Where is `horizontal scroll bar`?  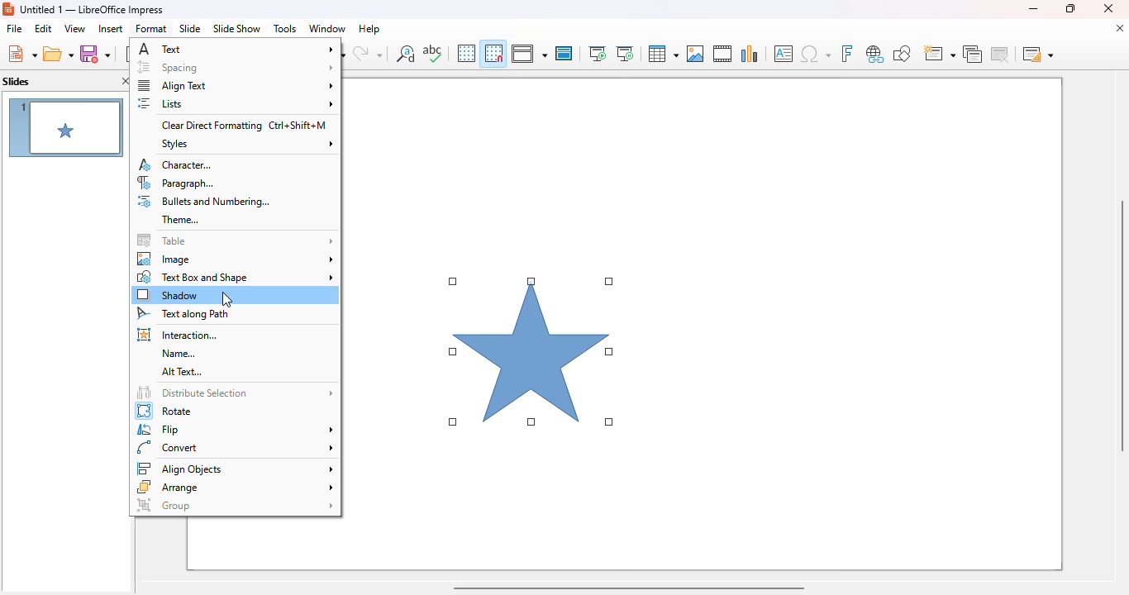
horizontal scroll bar is located at coordinates (627, 587).